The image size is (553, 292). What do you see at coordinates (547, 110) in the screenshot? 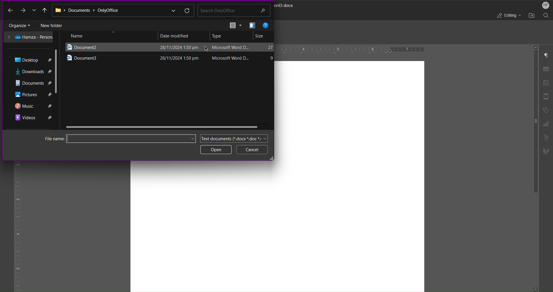
I see `Shape Settings` at bounding box center [547, 110].